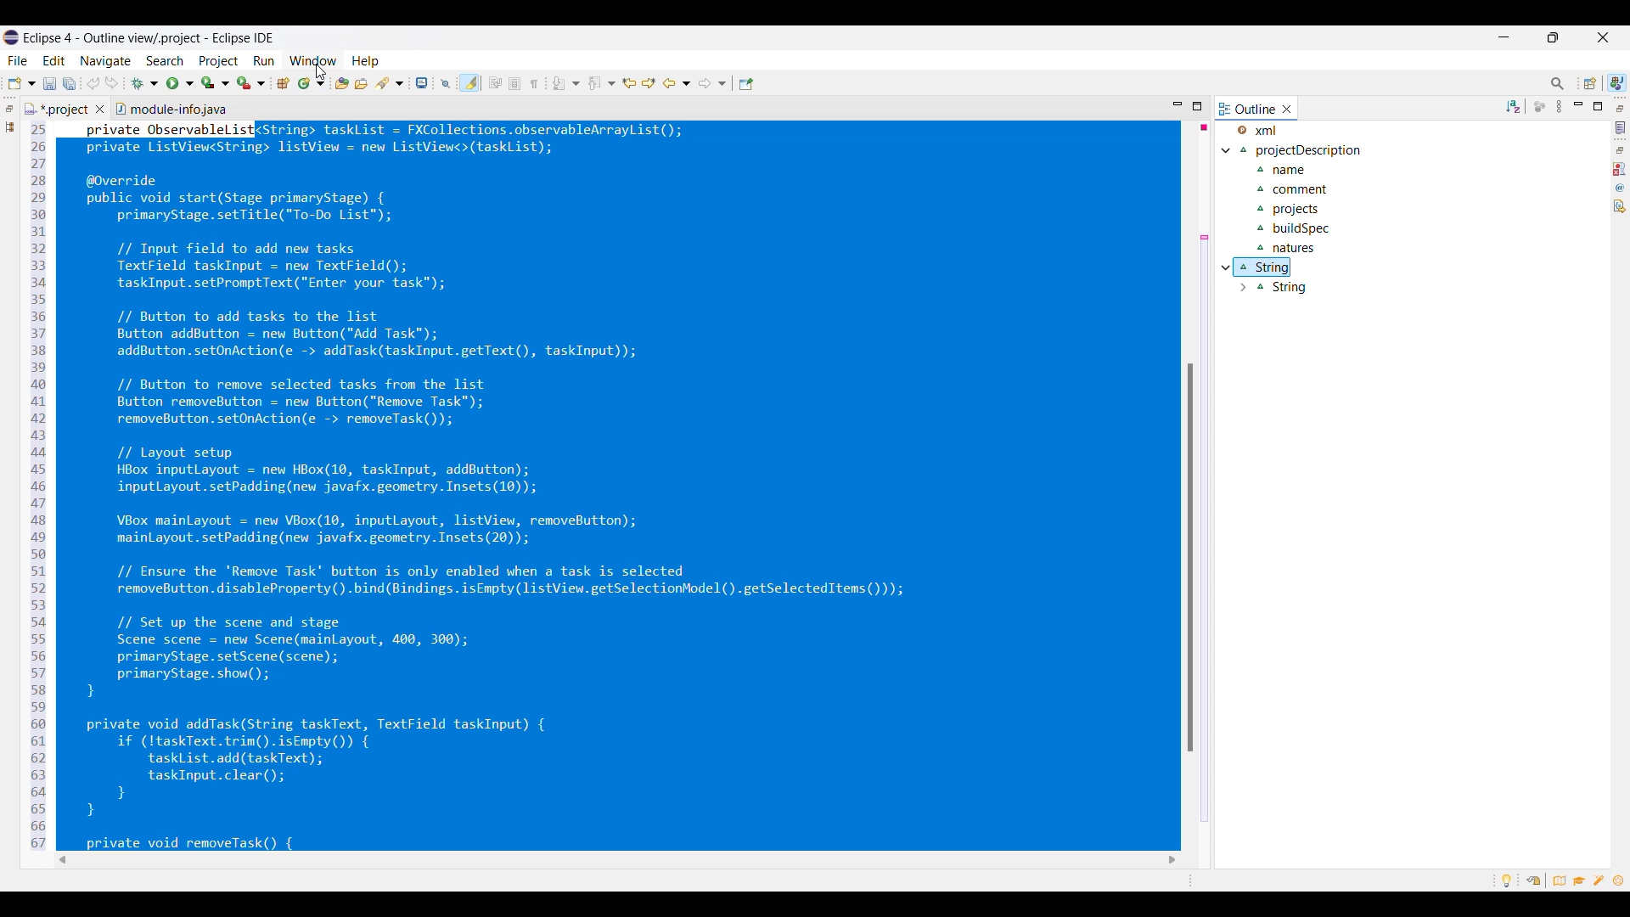  What do you see at coordinates (1620, 205) in the screenshot?
I see `Declaration` at bounding box center [1620, 205].